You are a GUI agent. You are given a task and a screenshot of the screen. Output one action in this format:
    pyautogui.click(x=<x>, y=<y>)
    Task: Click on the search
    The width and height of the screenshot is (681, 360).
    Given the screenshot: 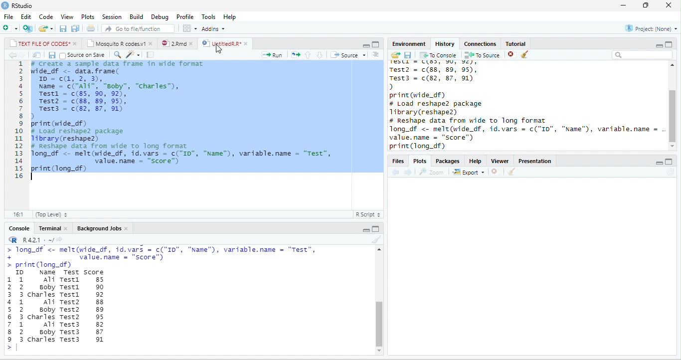 What is the action you would take?
    pyautogui.click(x=117, y=55)
    